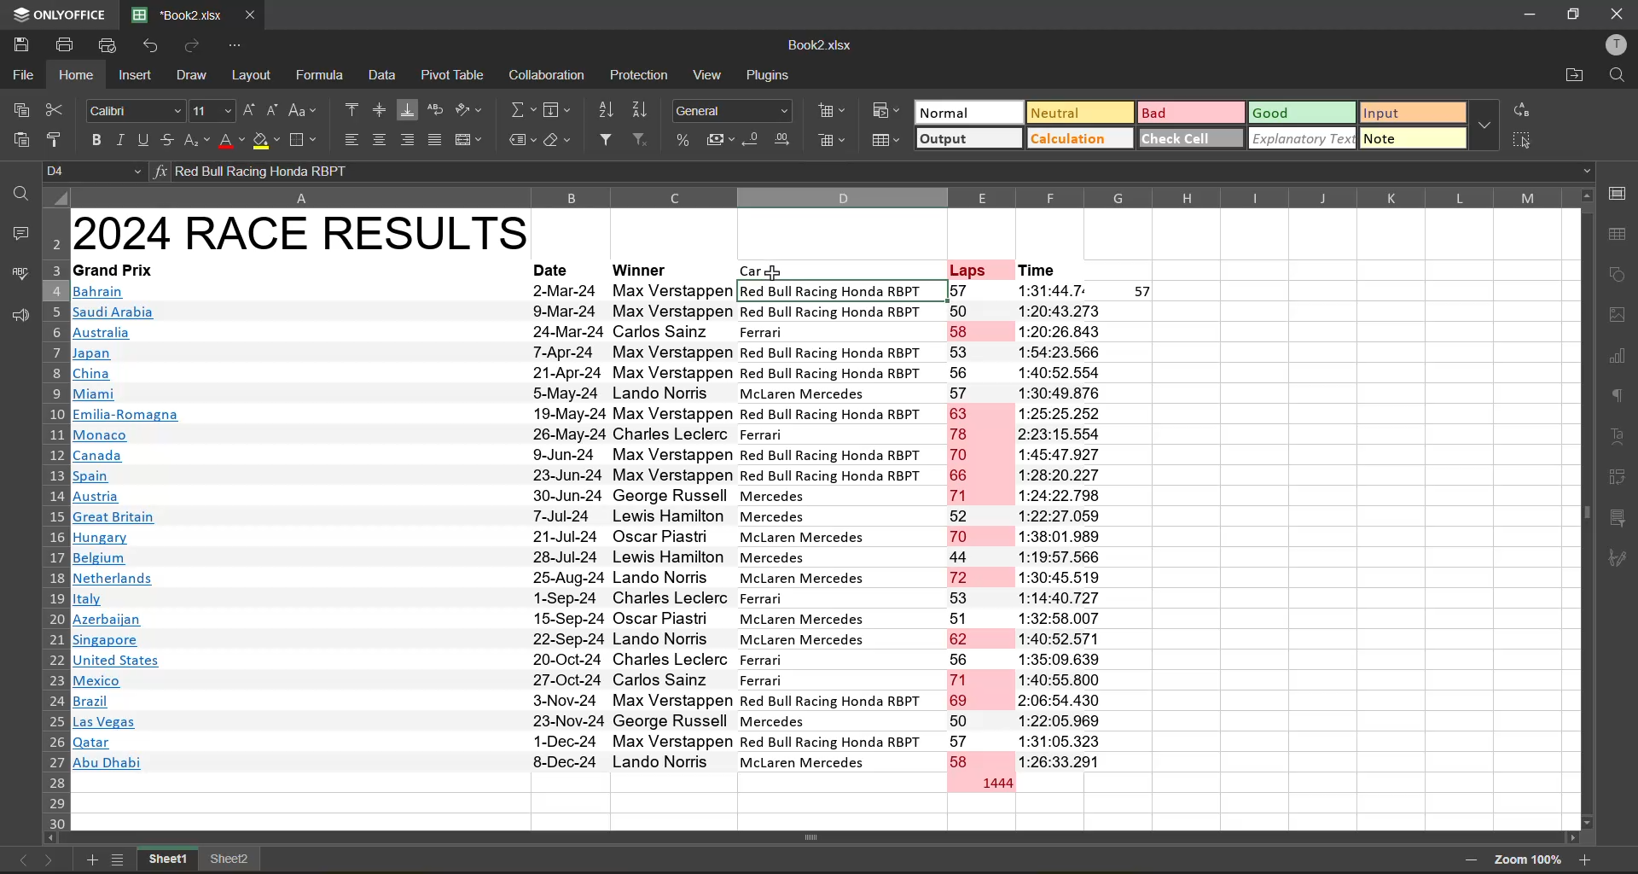 The width and height of the screenshot is (1638, 874). What do you see at coordinates (136, 110) in the screenshot?
I see `font style` at bounding box center [136, 110].